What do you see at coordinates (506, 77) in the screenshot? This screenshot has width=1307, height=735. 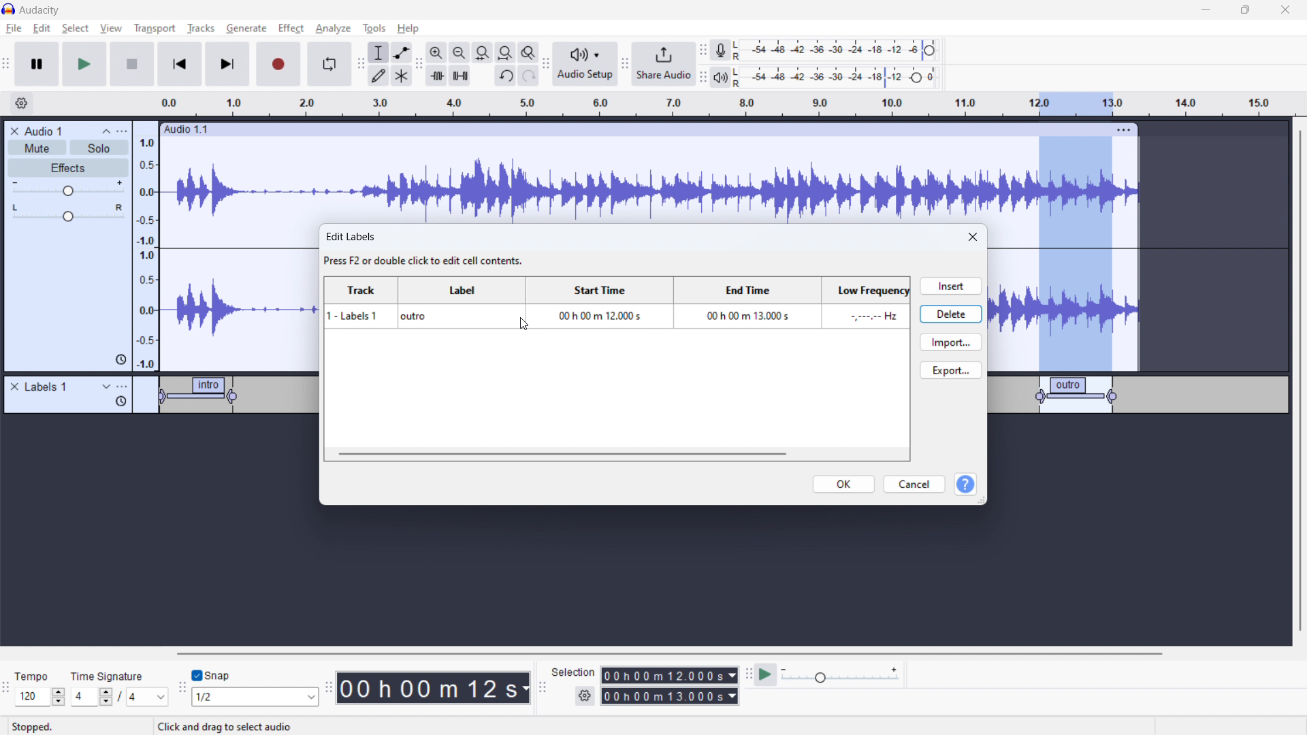 I see `undo` at bounding box center [506, 77].